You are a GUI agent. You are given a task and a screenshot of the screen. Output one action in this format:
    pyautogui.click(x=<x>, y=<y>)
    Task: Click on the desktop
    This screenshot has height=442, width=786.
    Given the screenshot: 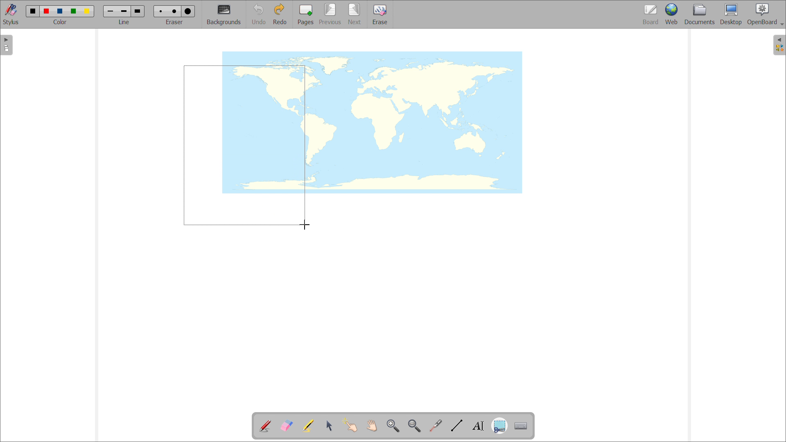 What is the action you would take?
    pyautogui.click(x=731, y=14)
    